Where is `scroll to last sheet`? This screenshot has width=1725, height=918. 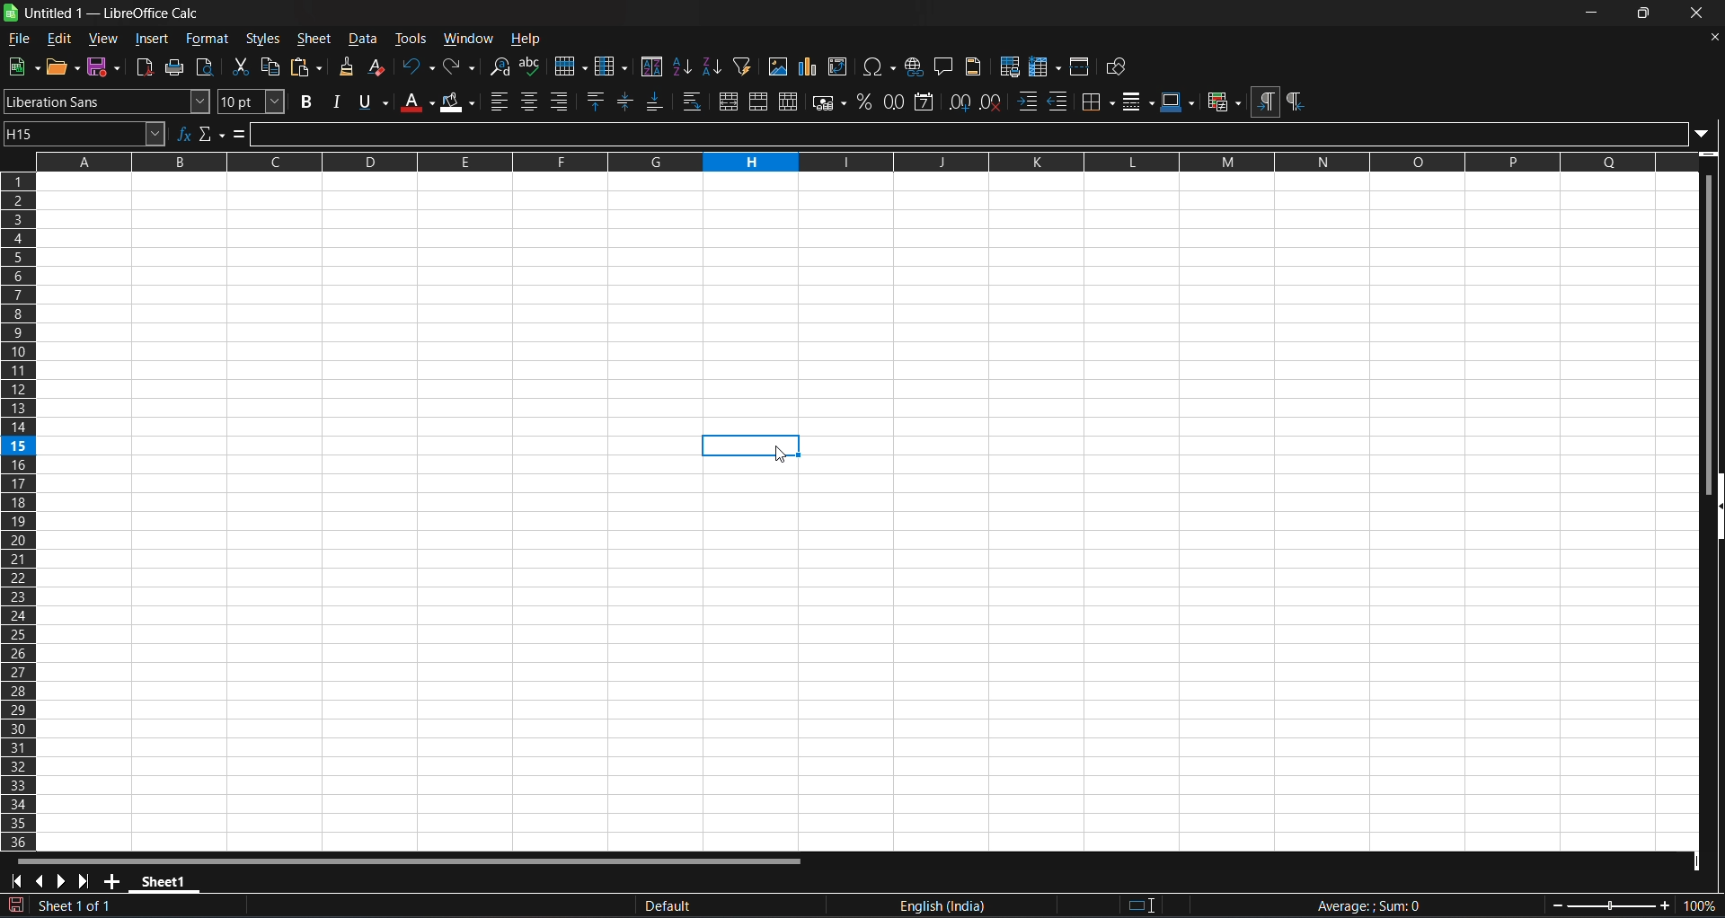 scroll to last sheet is located at coordinates (87, 880).